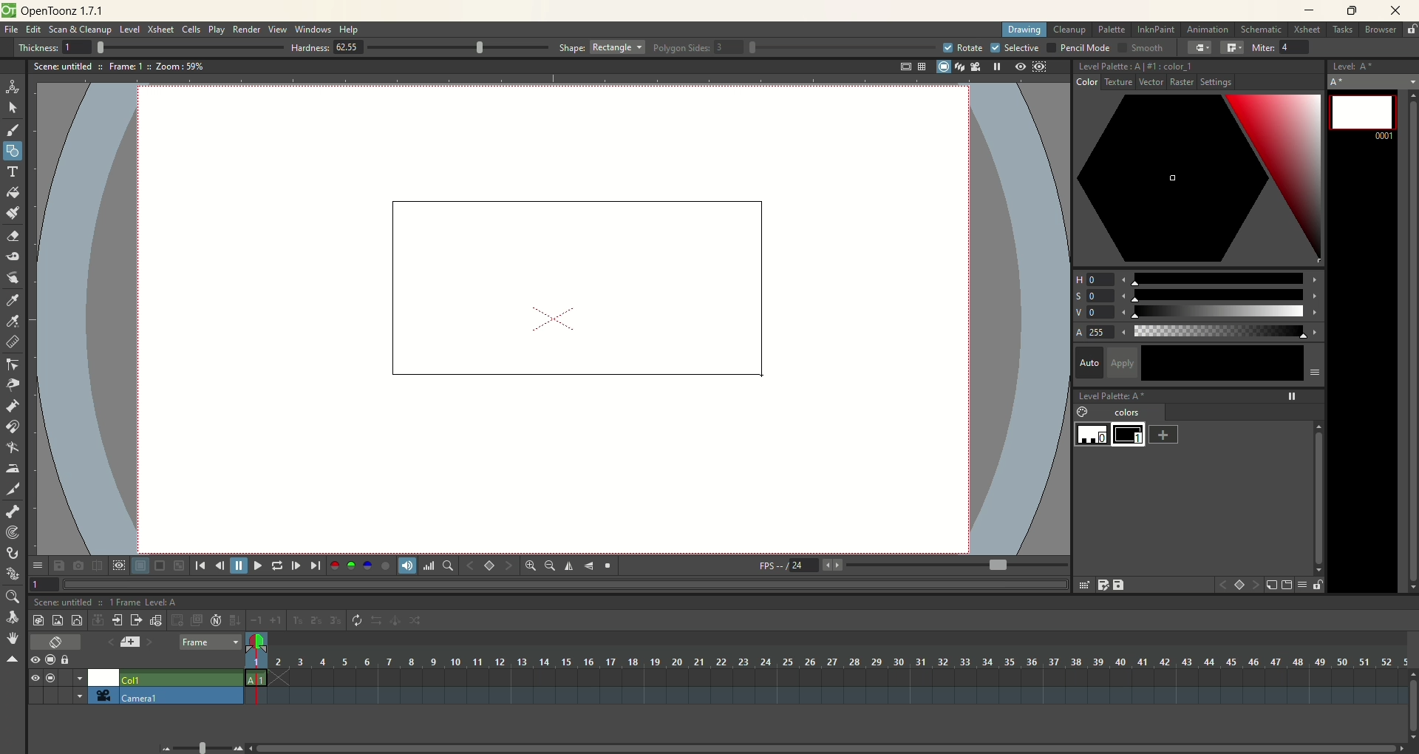 This screenshot has height=754, width=1419. I want to click on scene untitled :: Frame 1 :: Zoom 59% , so click(119, 69).